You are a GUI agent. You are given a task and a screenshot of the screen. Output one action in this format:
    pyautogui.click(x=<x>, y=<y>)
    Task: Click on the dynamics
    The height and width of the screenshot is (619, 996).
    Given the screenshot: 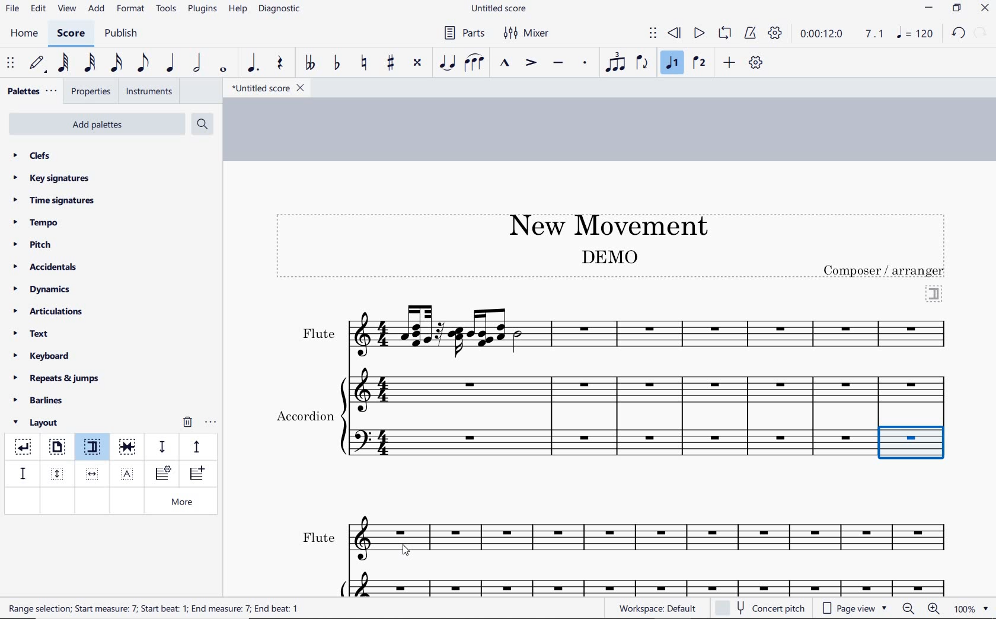 What is the action you would take?
    pyautogui.click(x=45, y=289)
    